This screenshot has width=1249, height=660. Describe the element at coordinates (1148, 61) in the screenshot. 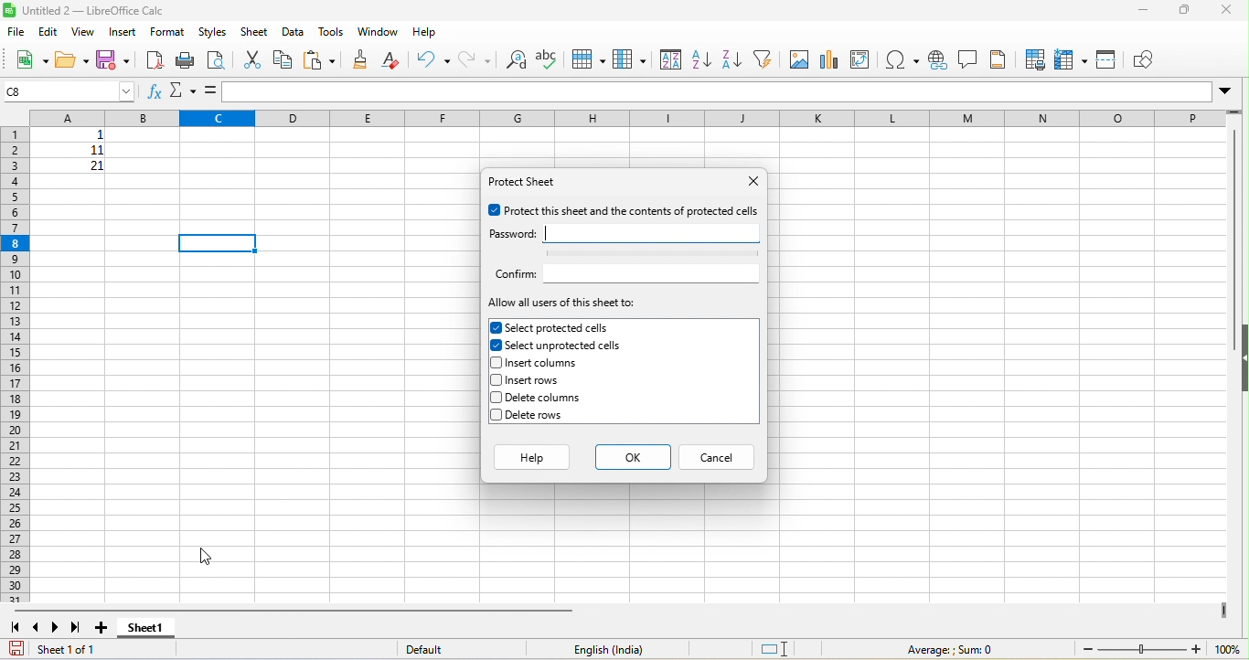

I see `show draw function` at that location.